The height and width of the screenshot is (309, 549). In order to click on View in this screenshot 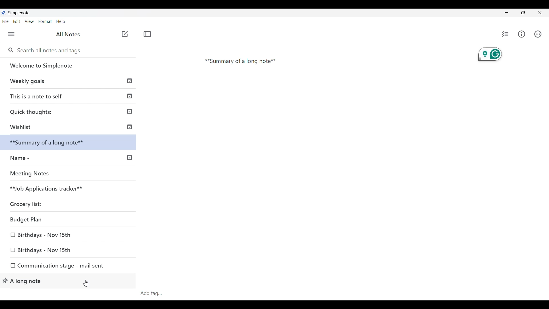, I will do `click(29, 21)`.